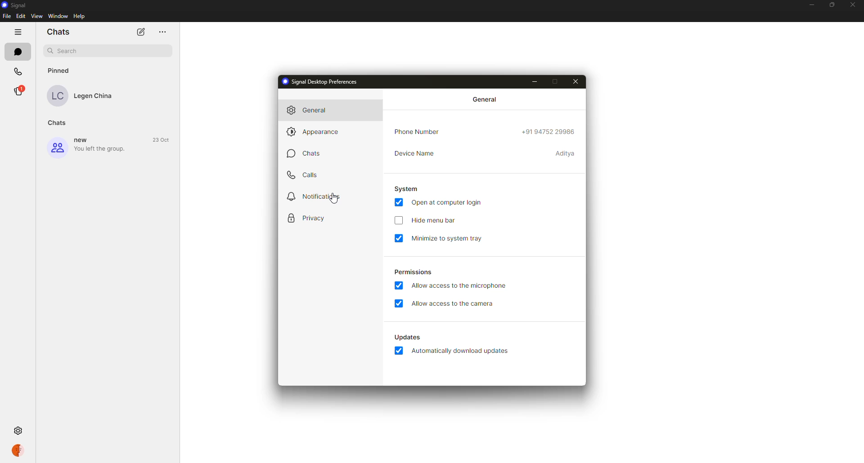  Describe the element at coordinates (459, 350) in the screenshot. I see `automatically download updates` at that location.